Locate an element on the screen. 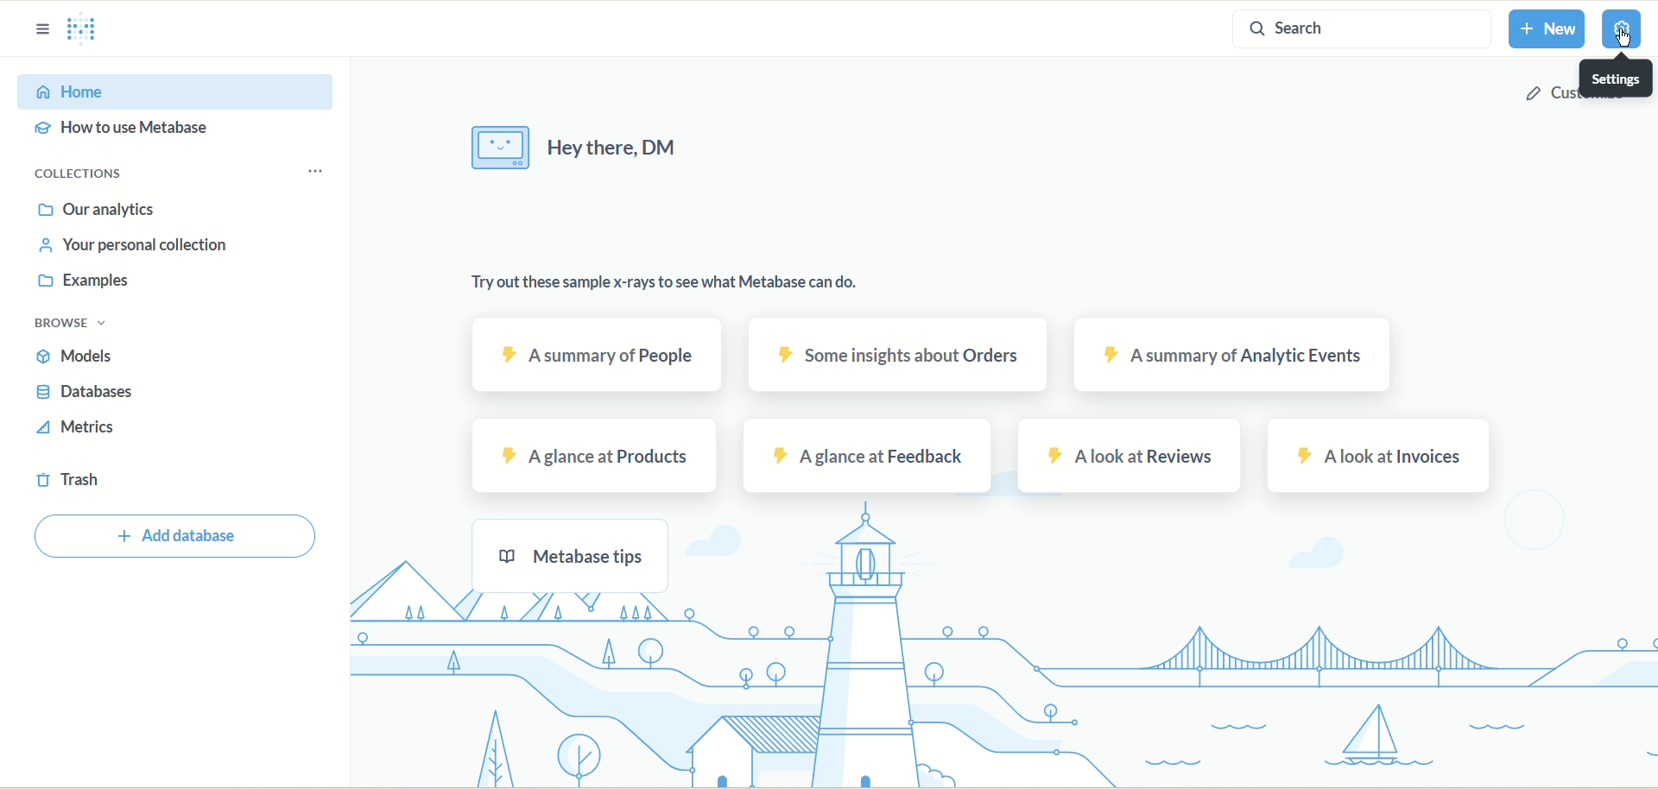 Image resolution: width=1658 pixels, height=789 pixels. How to user metabase is located at coordinates (138, 130).